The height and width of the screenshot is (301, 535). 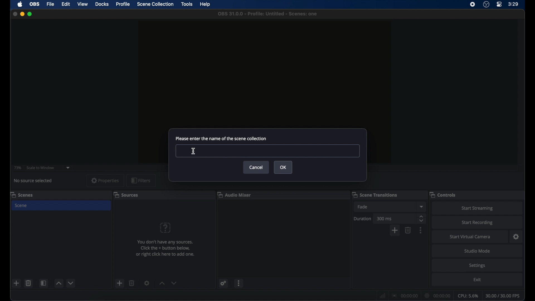 I want to click on settings, so click(x=147, y=283).